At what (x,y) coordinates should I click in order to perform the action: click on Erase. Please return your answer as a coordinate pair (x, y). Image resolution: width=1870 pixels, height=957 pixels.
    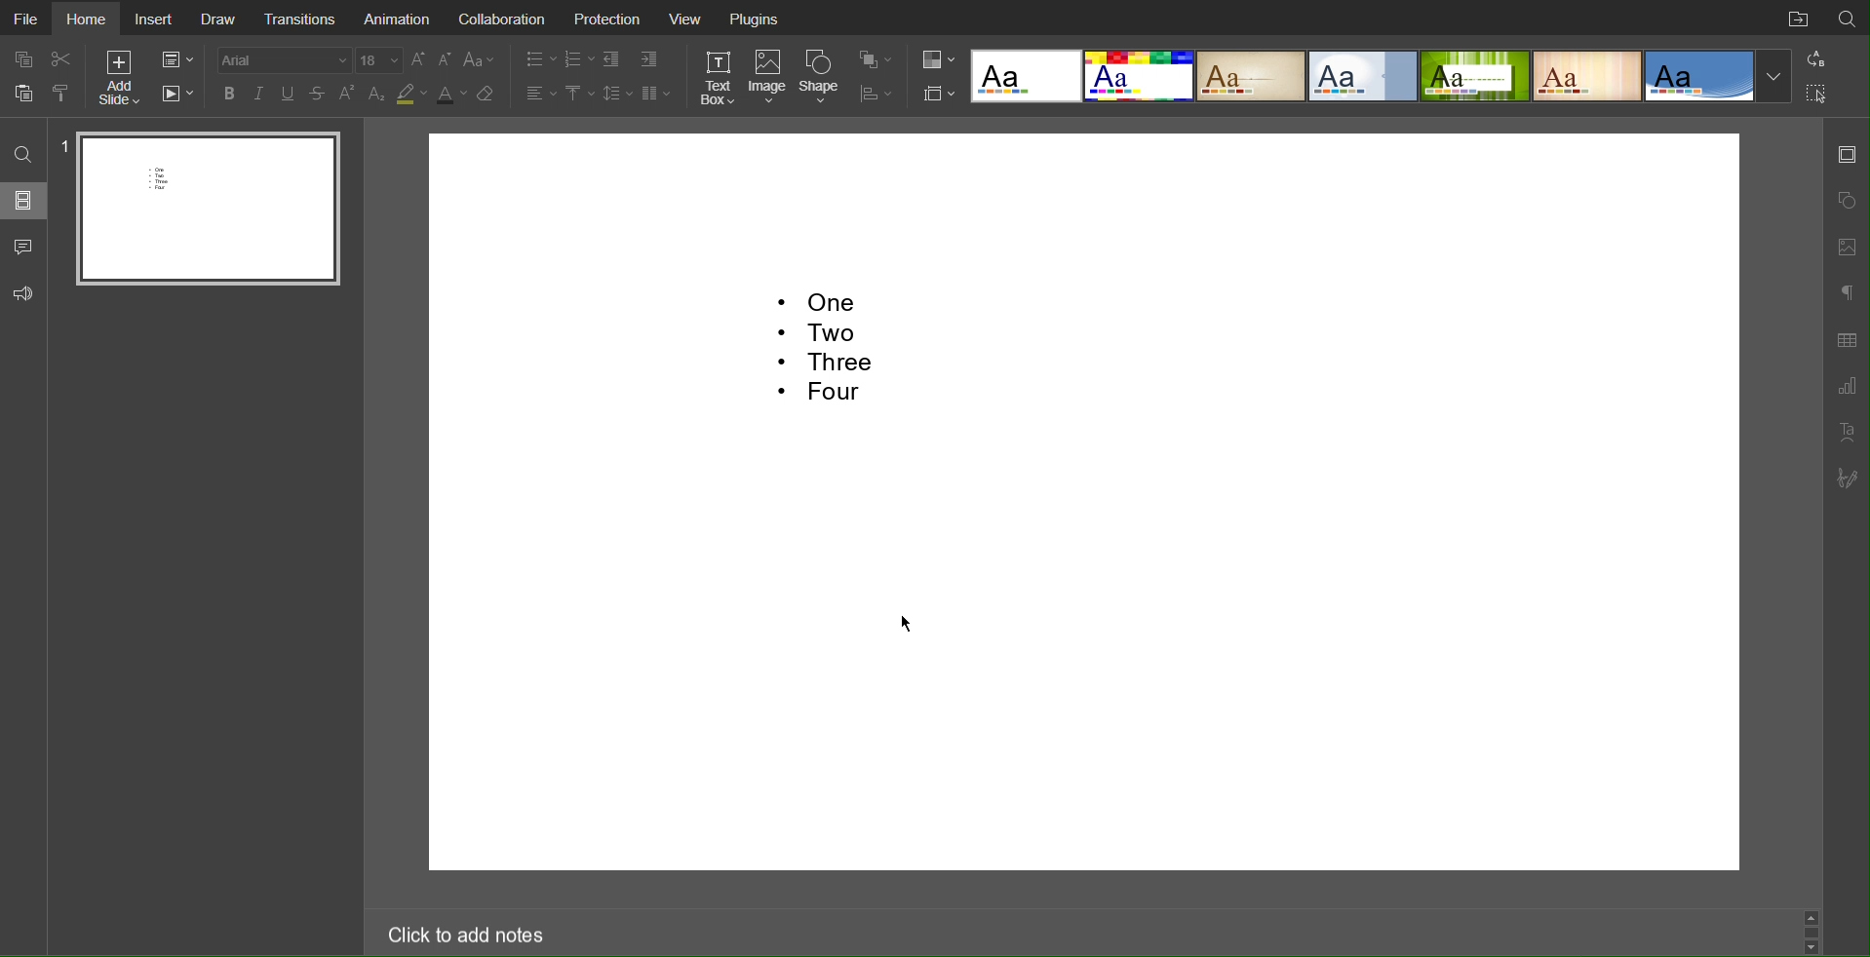
    Looking at the image, I should click on (487, 93).